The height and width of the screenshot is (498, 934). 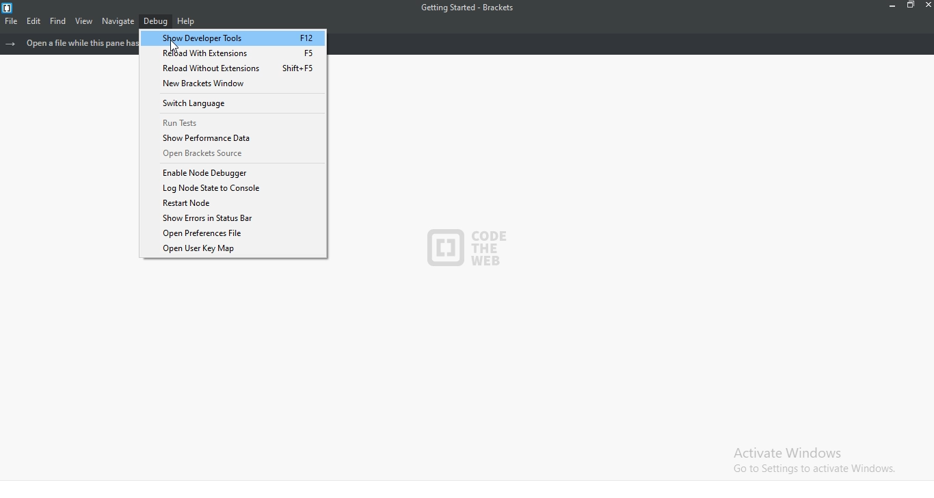 What do you see at coordinates (231, 172) in the screenshot?
I see `Enable Node Debugger` at bounding box center [231, 172].